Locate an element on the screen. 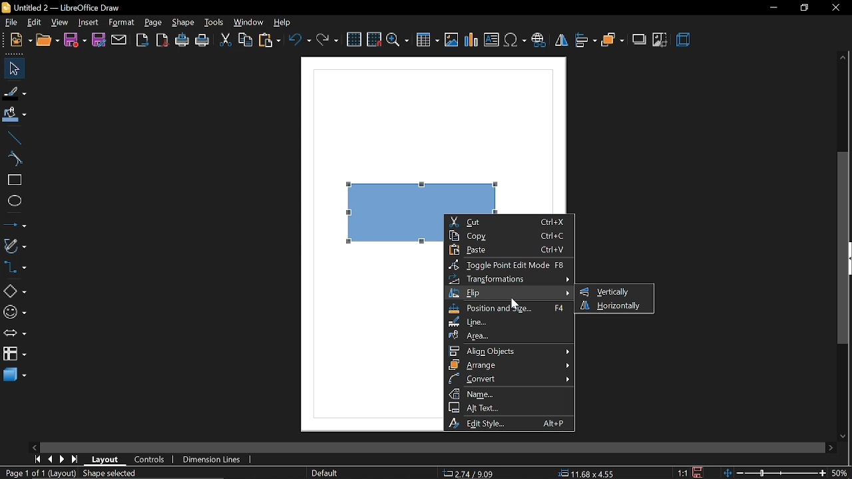 The image size is (852, 479). Page 1 of (layout) is located at coordinates (38, 474).